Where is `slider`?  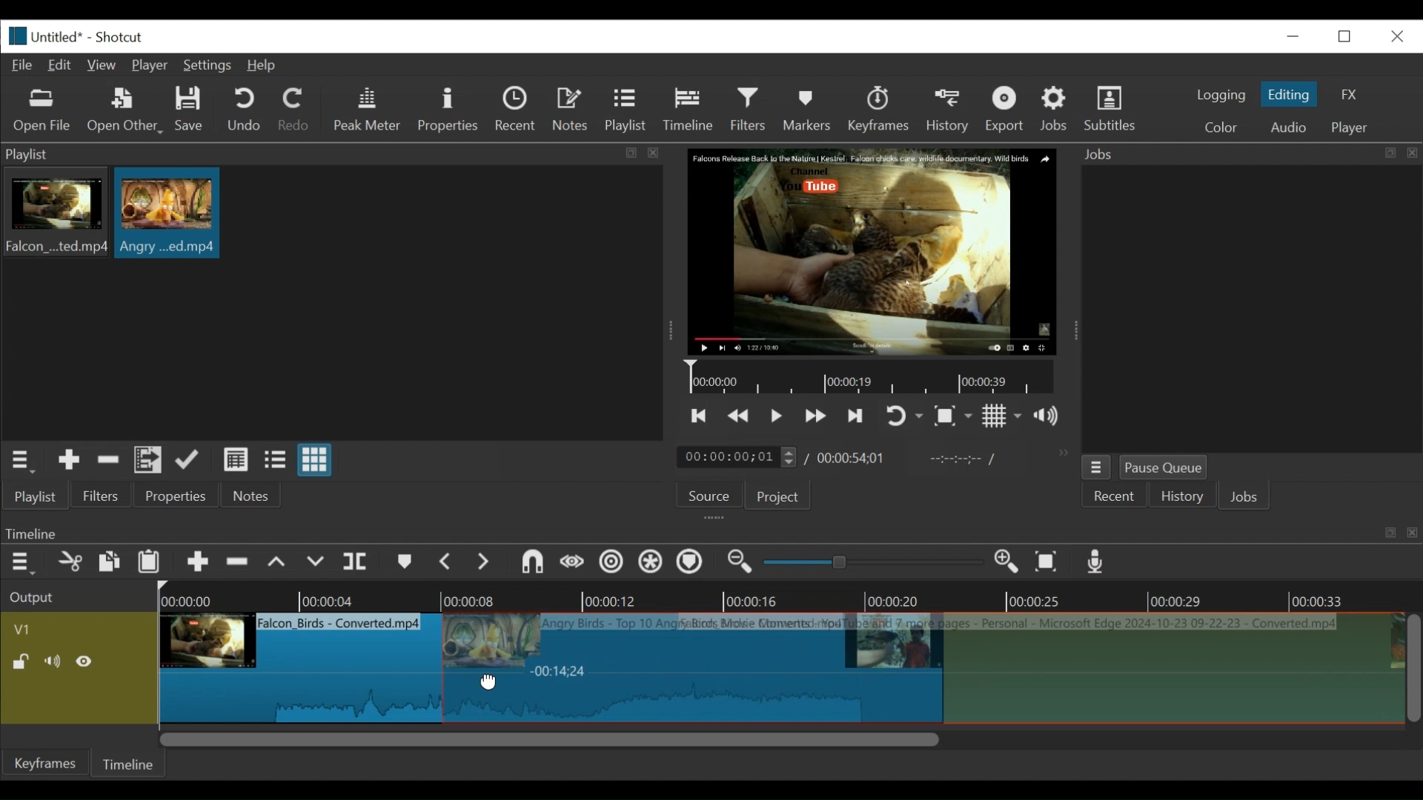
slider is located at coordinates (869, 563).